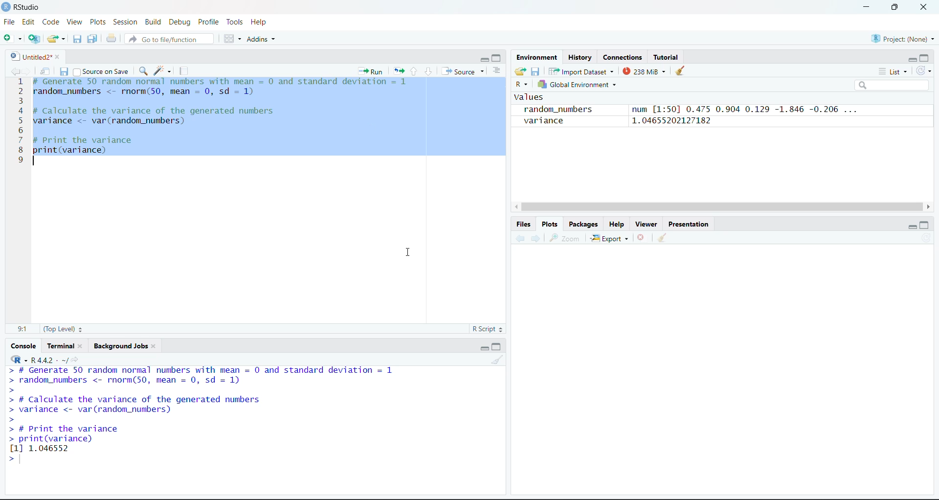  Describe the element at coordinates (929, 207) in the screenshot. I see `scroll right` at that location.